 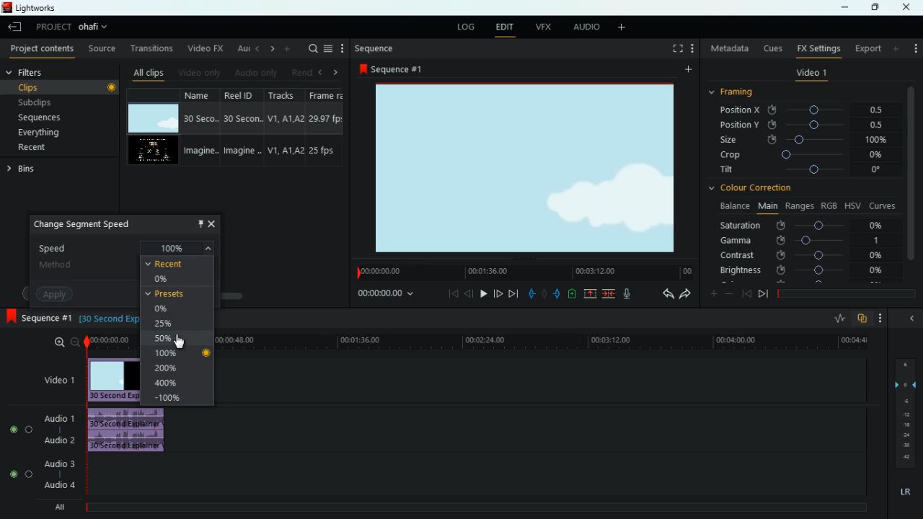 I want to click on au, so click(x=239, y=47).